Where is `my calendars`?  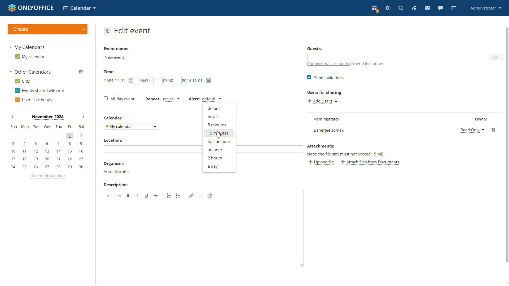
my calendars is located at coordinates (28, 47).